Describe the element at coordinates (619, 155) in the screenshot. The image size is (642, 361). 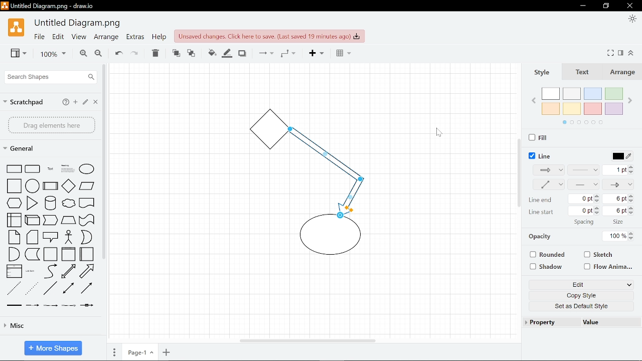
I see `color picker` at that location.